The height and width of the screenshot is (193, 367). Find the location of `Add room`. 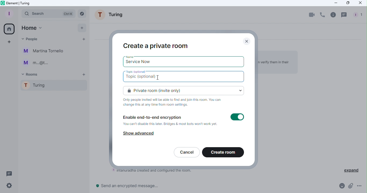

Add room is located at coordinates (84, 75).